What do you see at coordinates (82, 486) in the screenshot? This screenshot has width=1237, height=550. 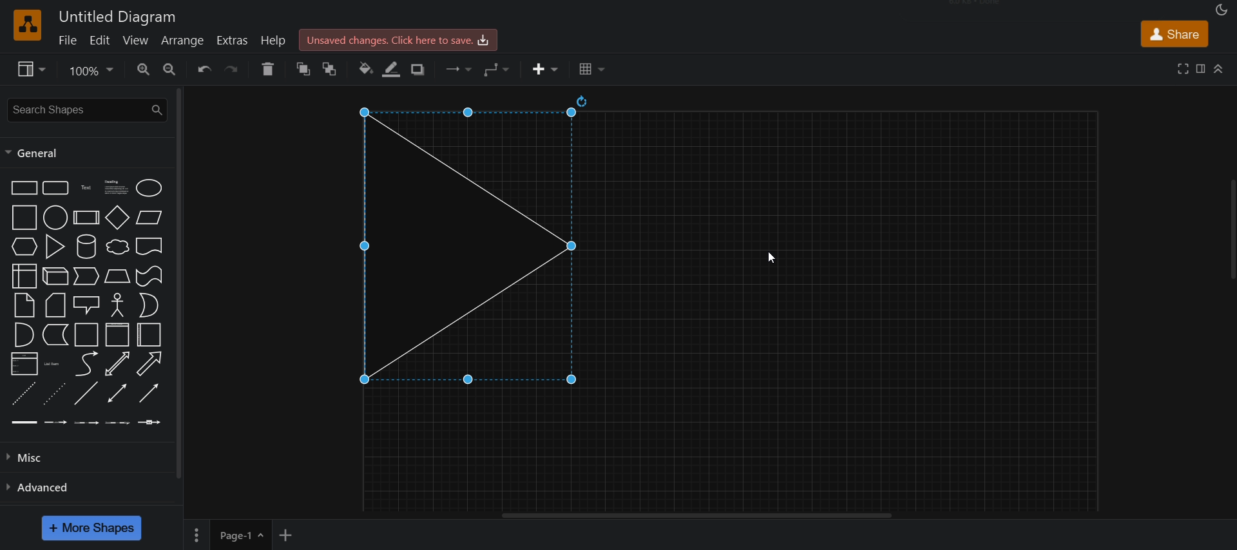 I see `advanced` at bounding box center [82, 486].